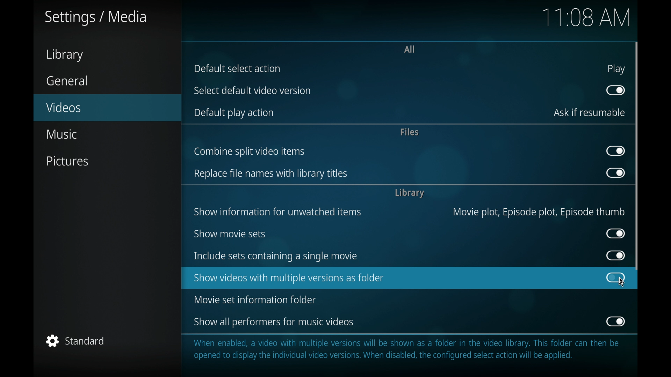 The height and width of the screenshot is (377, 671). What do you see at coordinates (235, 114) in the screenshot?
I see `default play action` at bounding box center [235, 114].